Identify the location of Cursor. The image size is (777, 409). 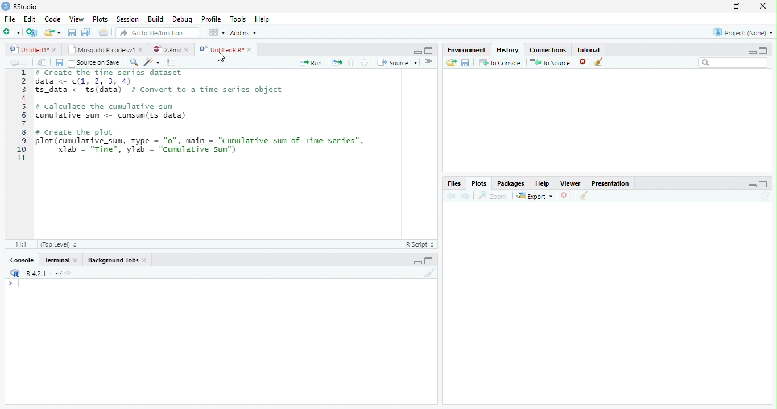
(221, 57).